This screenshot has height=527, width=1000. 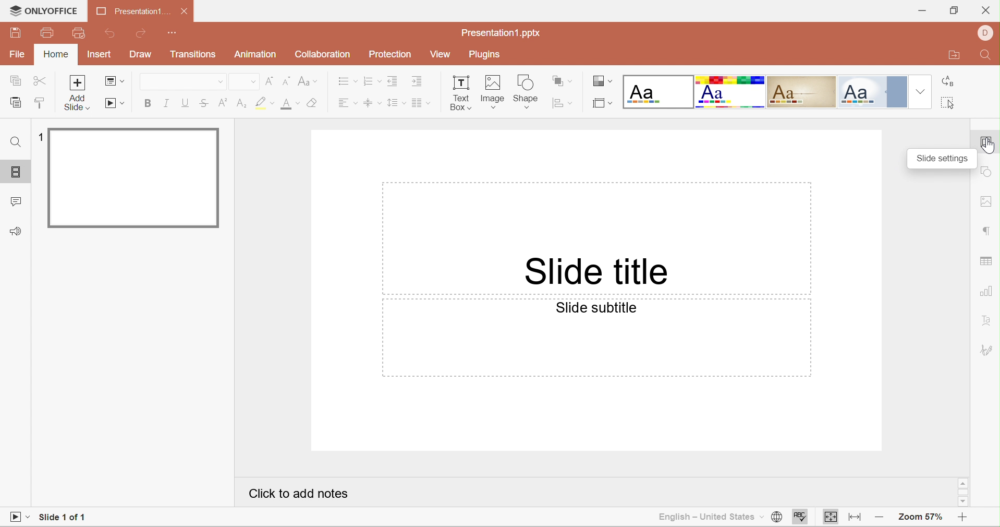 What do you see at coordinates (417, 82) in the screenshot?
I see `Increase Indent` at bounding box center [417, 82].